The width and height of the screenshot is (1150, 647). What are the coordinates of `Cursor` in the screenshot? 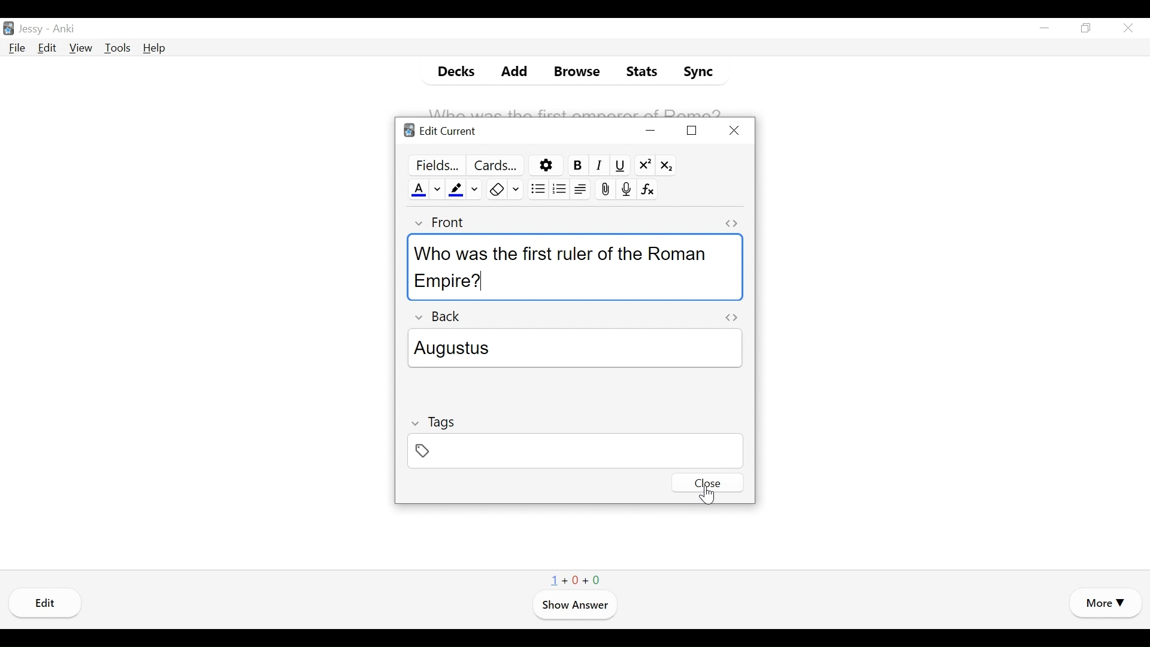 It's located at (709, 495).